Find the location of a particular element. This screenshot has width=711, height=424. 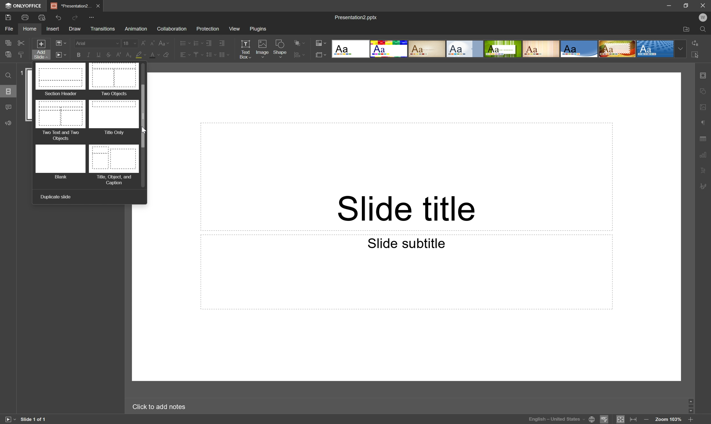

Replace is located at coordinates (697, 43).